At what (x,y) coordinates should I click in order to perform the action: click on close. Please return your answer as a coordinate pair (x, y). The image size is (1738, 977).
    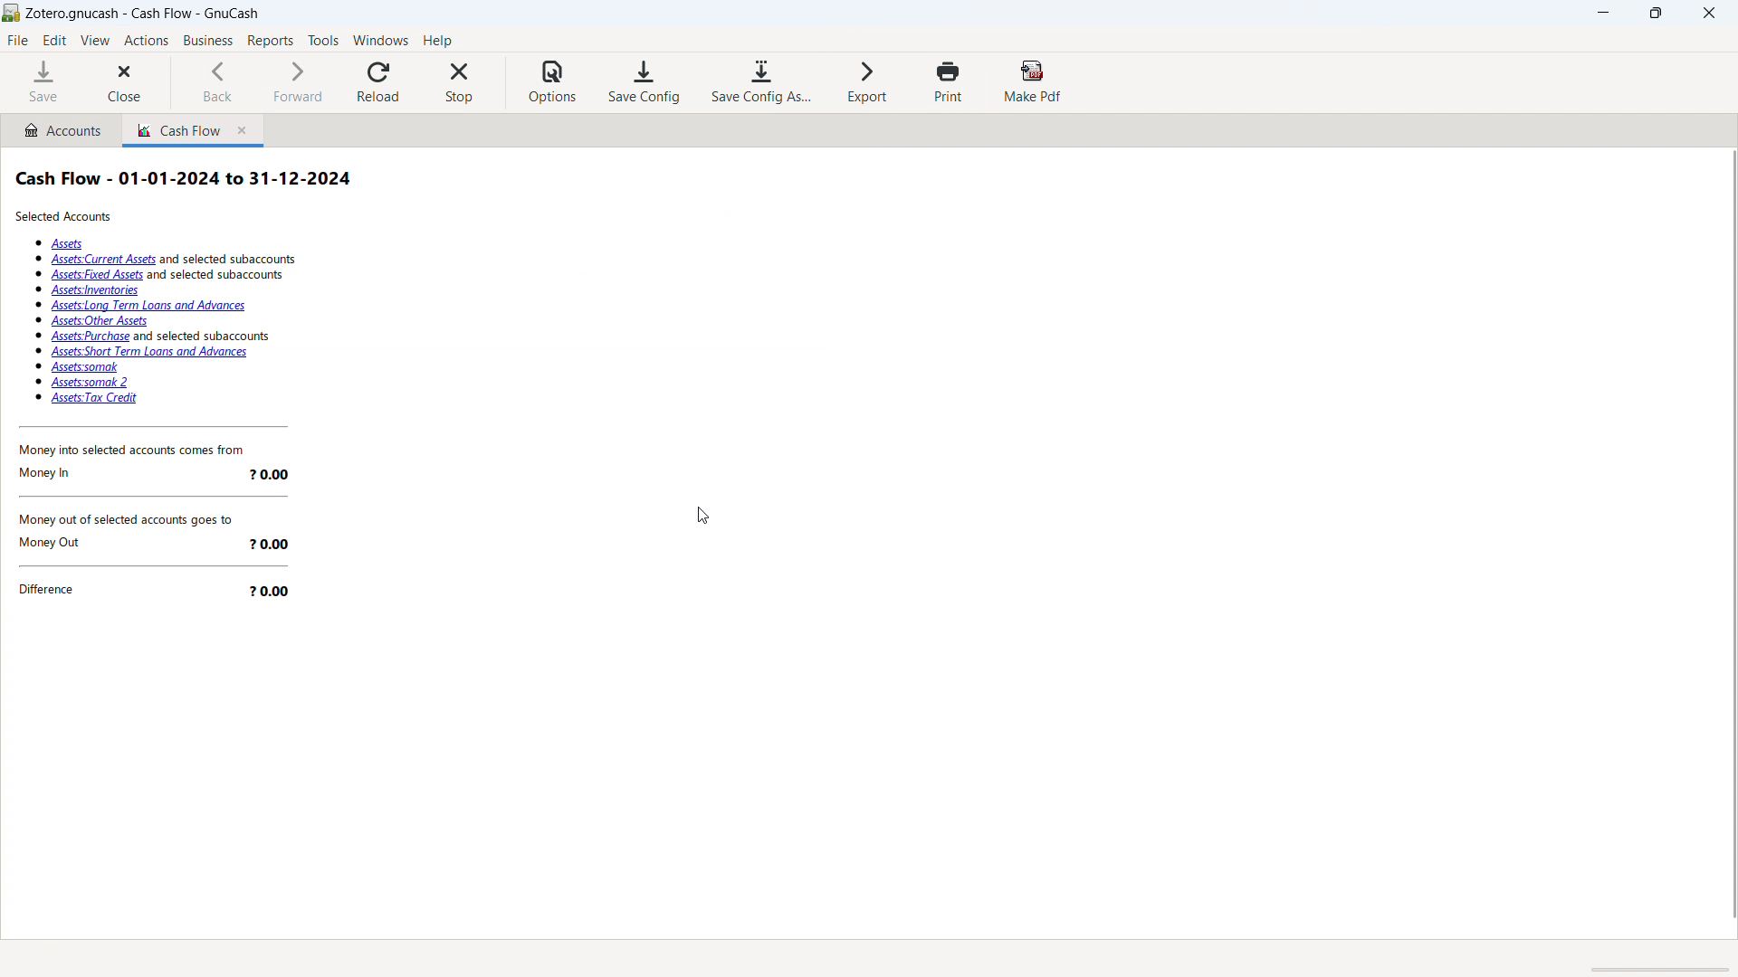
    Looking at the image, I should click on (129, 83).